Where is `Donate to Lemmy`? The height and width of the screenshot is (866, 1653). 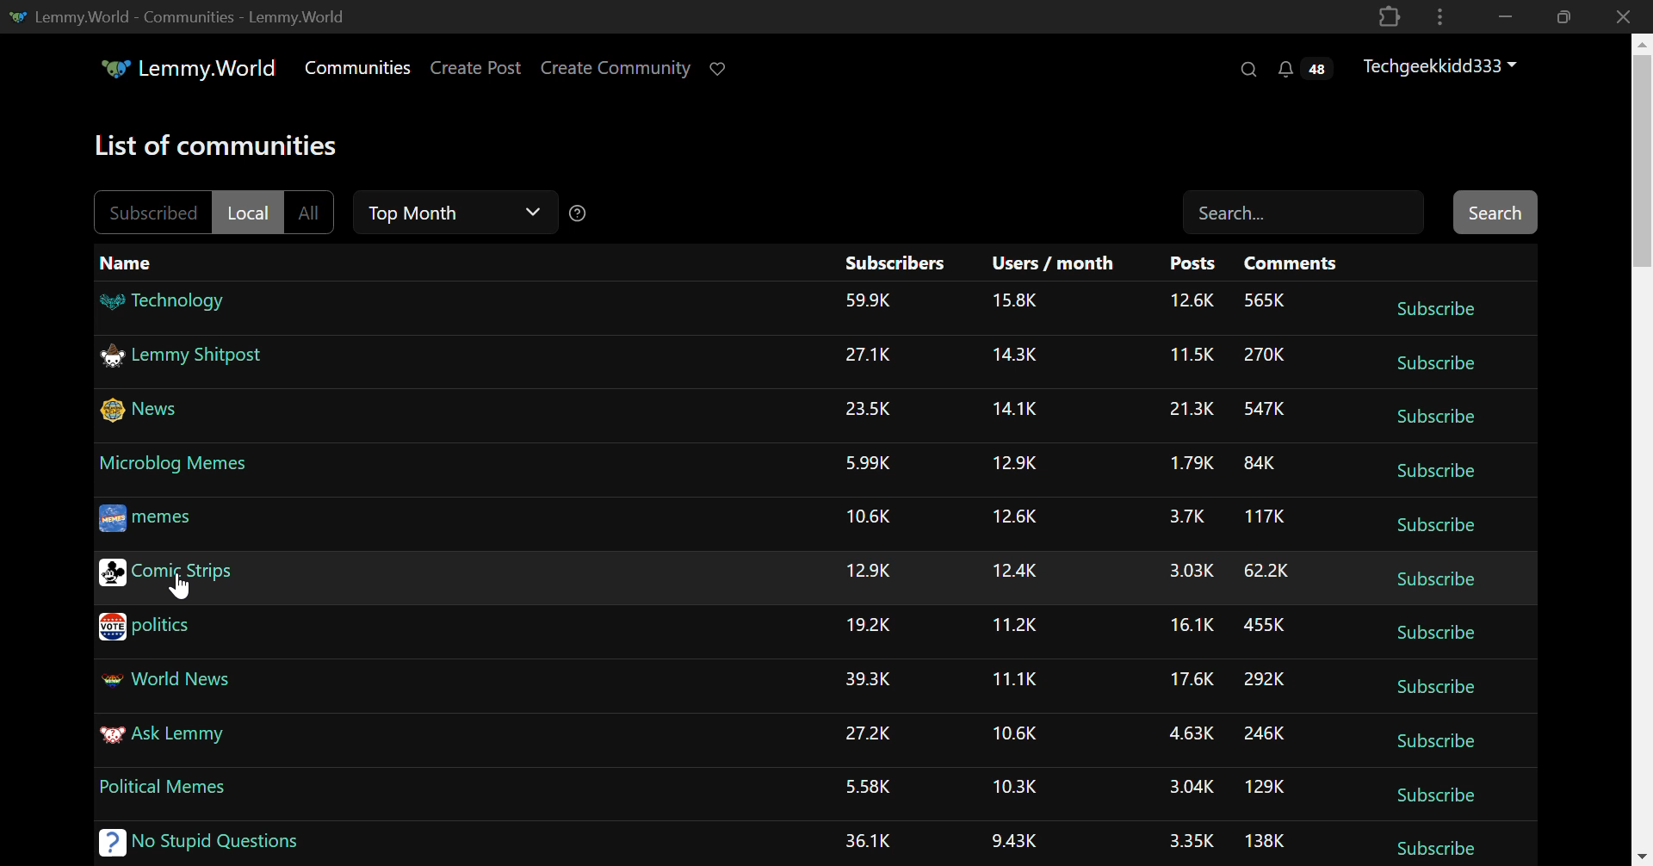
Donate to Lemmy is located at coordinates (719, 69).